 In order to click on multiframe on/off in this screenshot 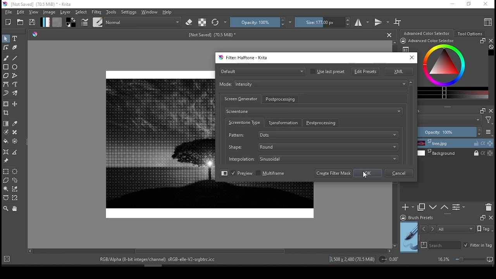, I will do `click(271, 174)`.